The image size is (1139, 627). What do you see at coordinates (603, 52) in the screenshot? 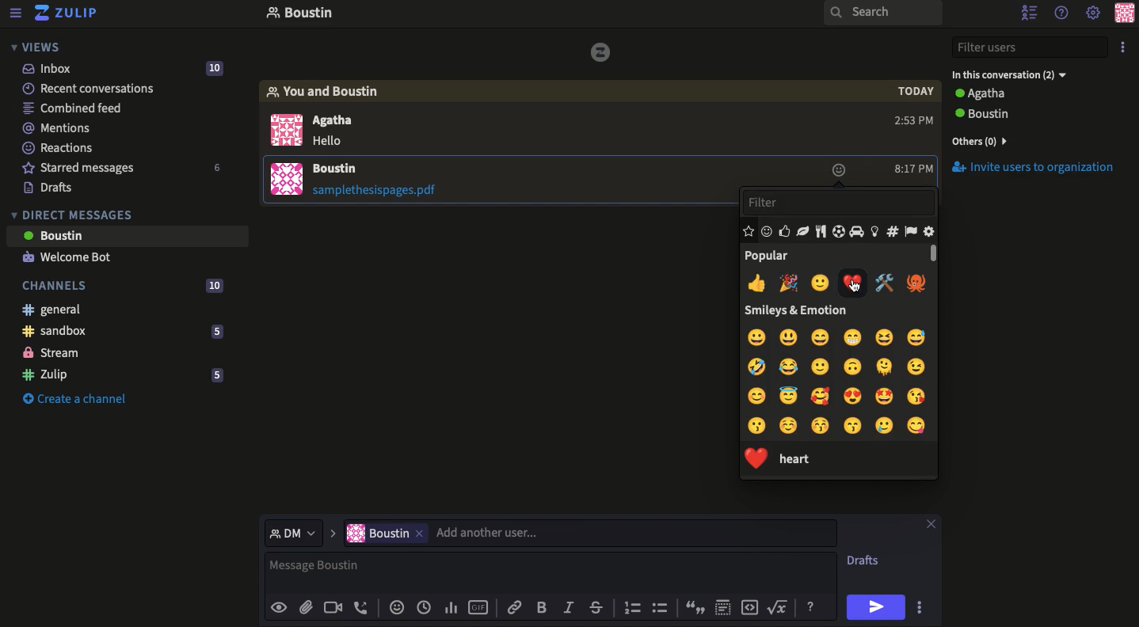
I see `image` at bounding box center [603, 52].